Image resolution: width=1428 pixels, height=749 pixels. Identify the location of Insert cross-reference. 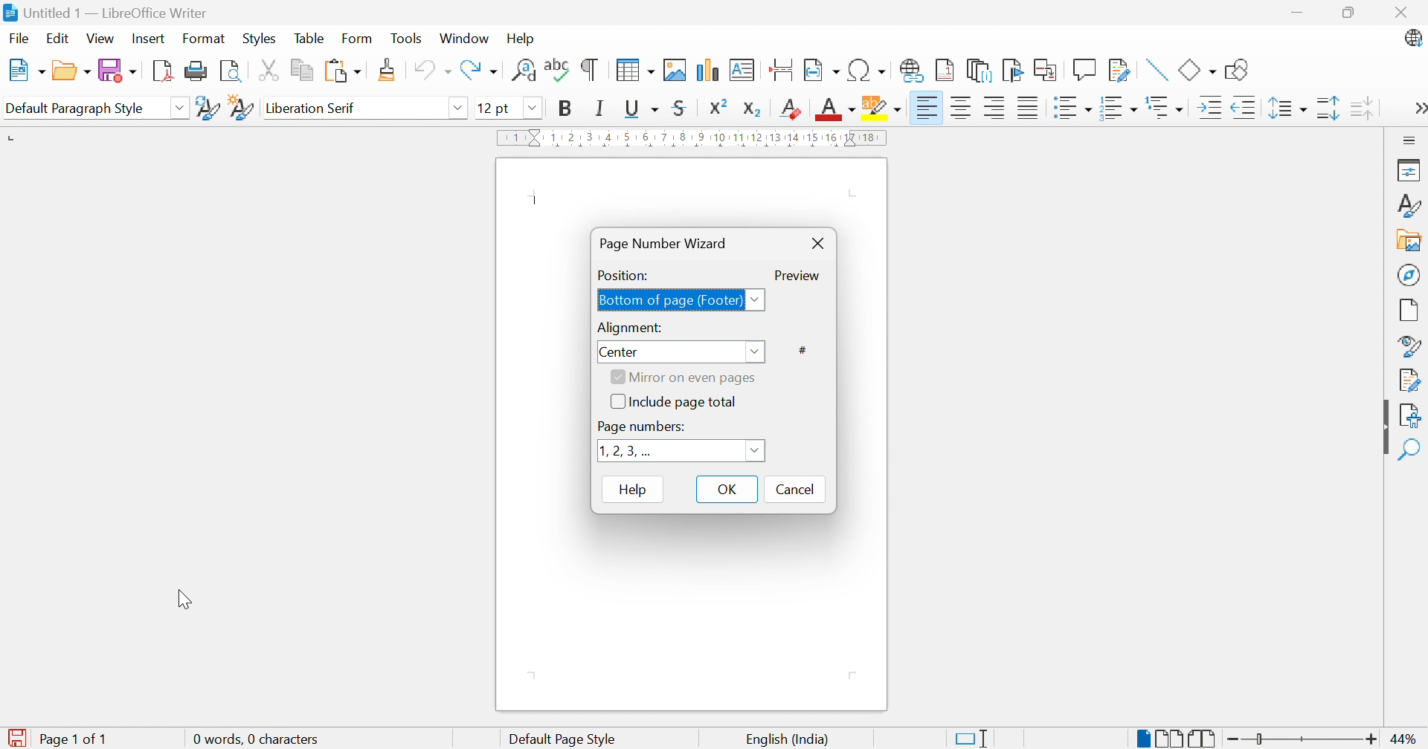
(1046, 70).